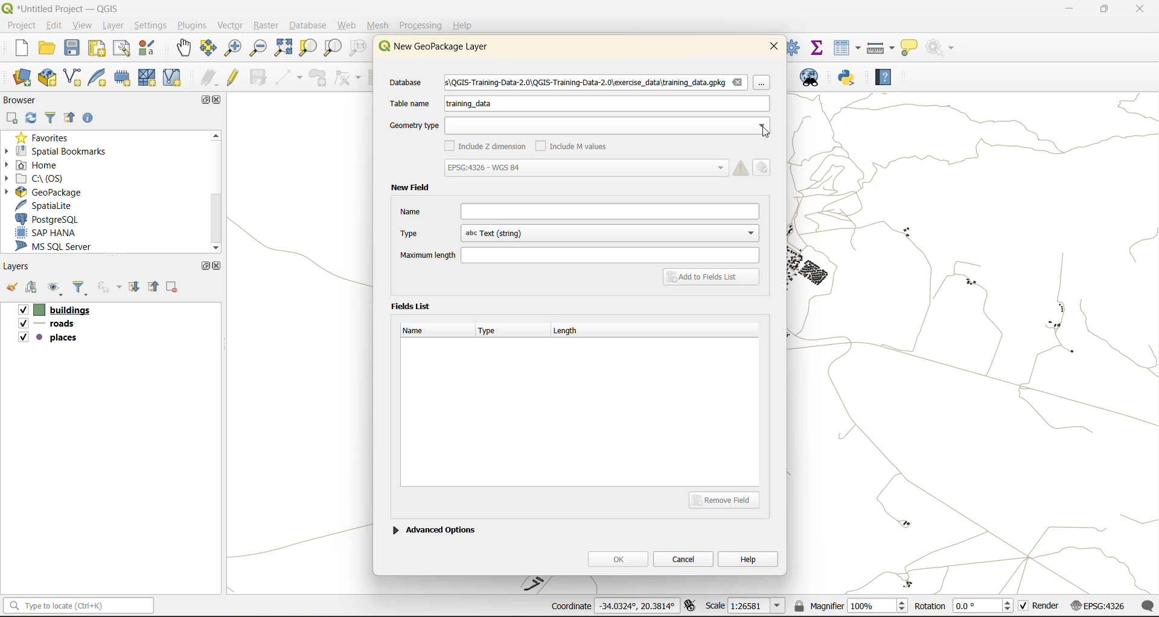 The width and height of the screenshot is (1159, 617). I want to click on attributes table, so click(848, 48).